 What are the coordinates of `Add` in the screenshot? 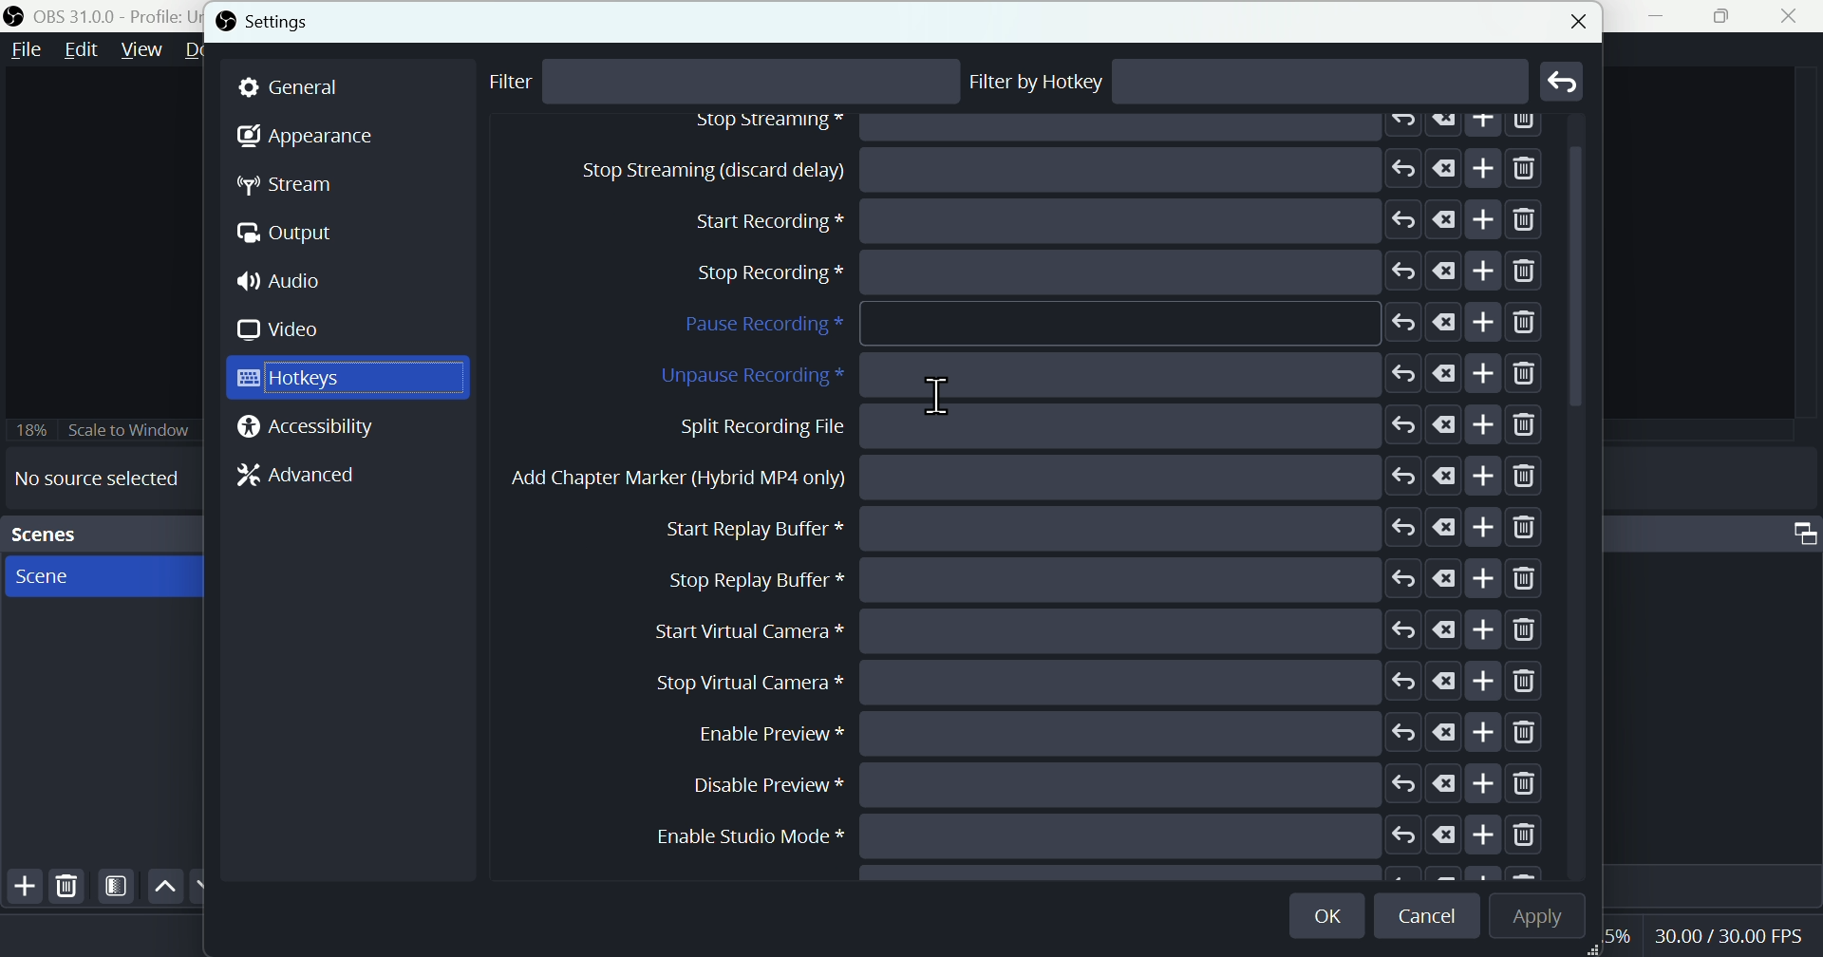 It's located at (21, 890).